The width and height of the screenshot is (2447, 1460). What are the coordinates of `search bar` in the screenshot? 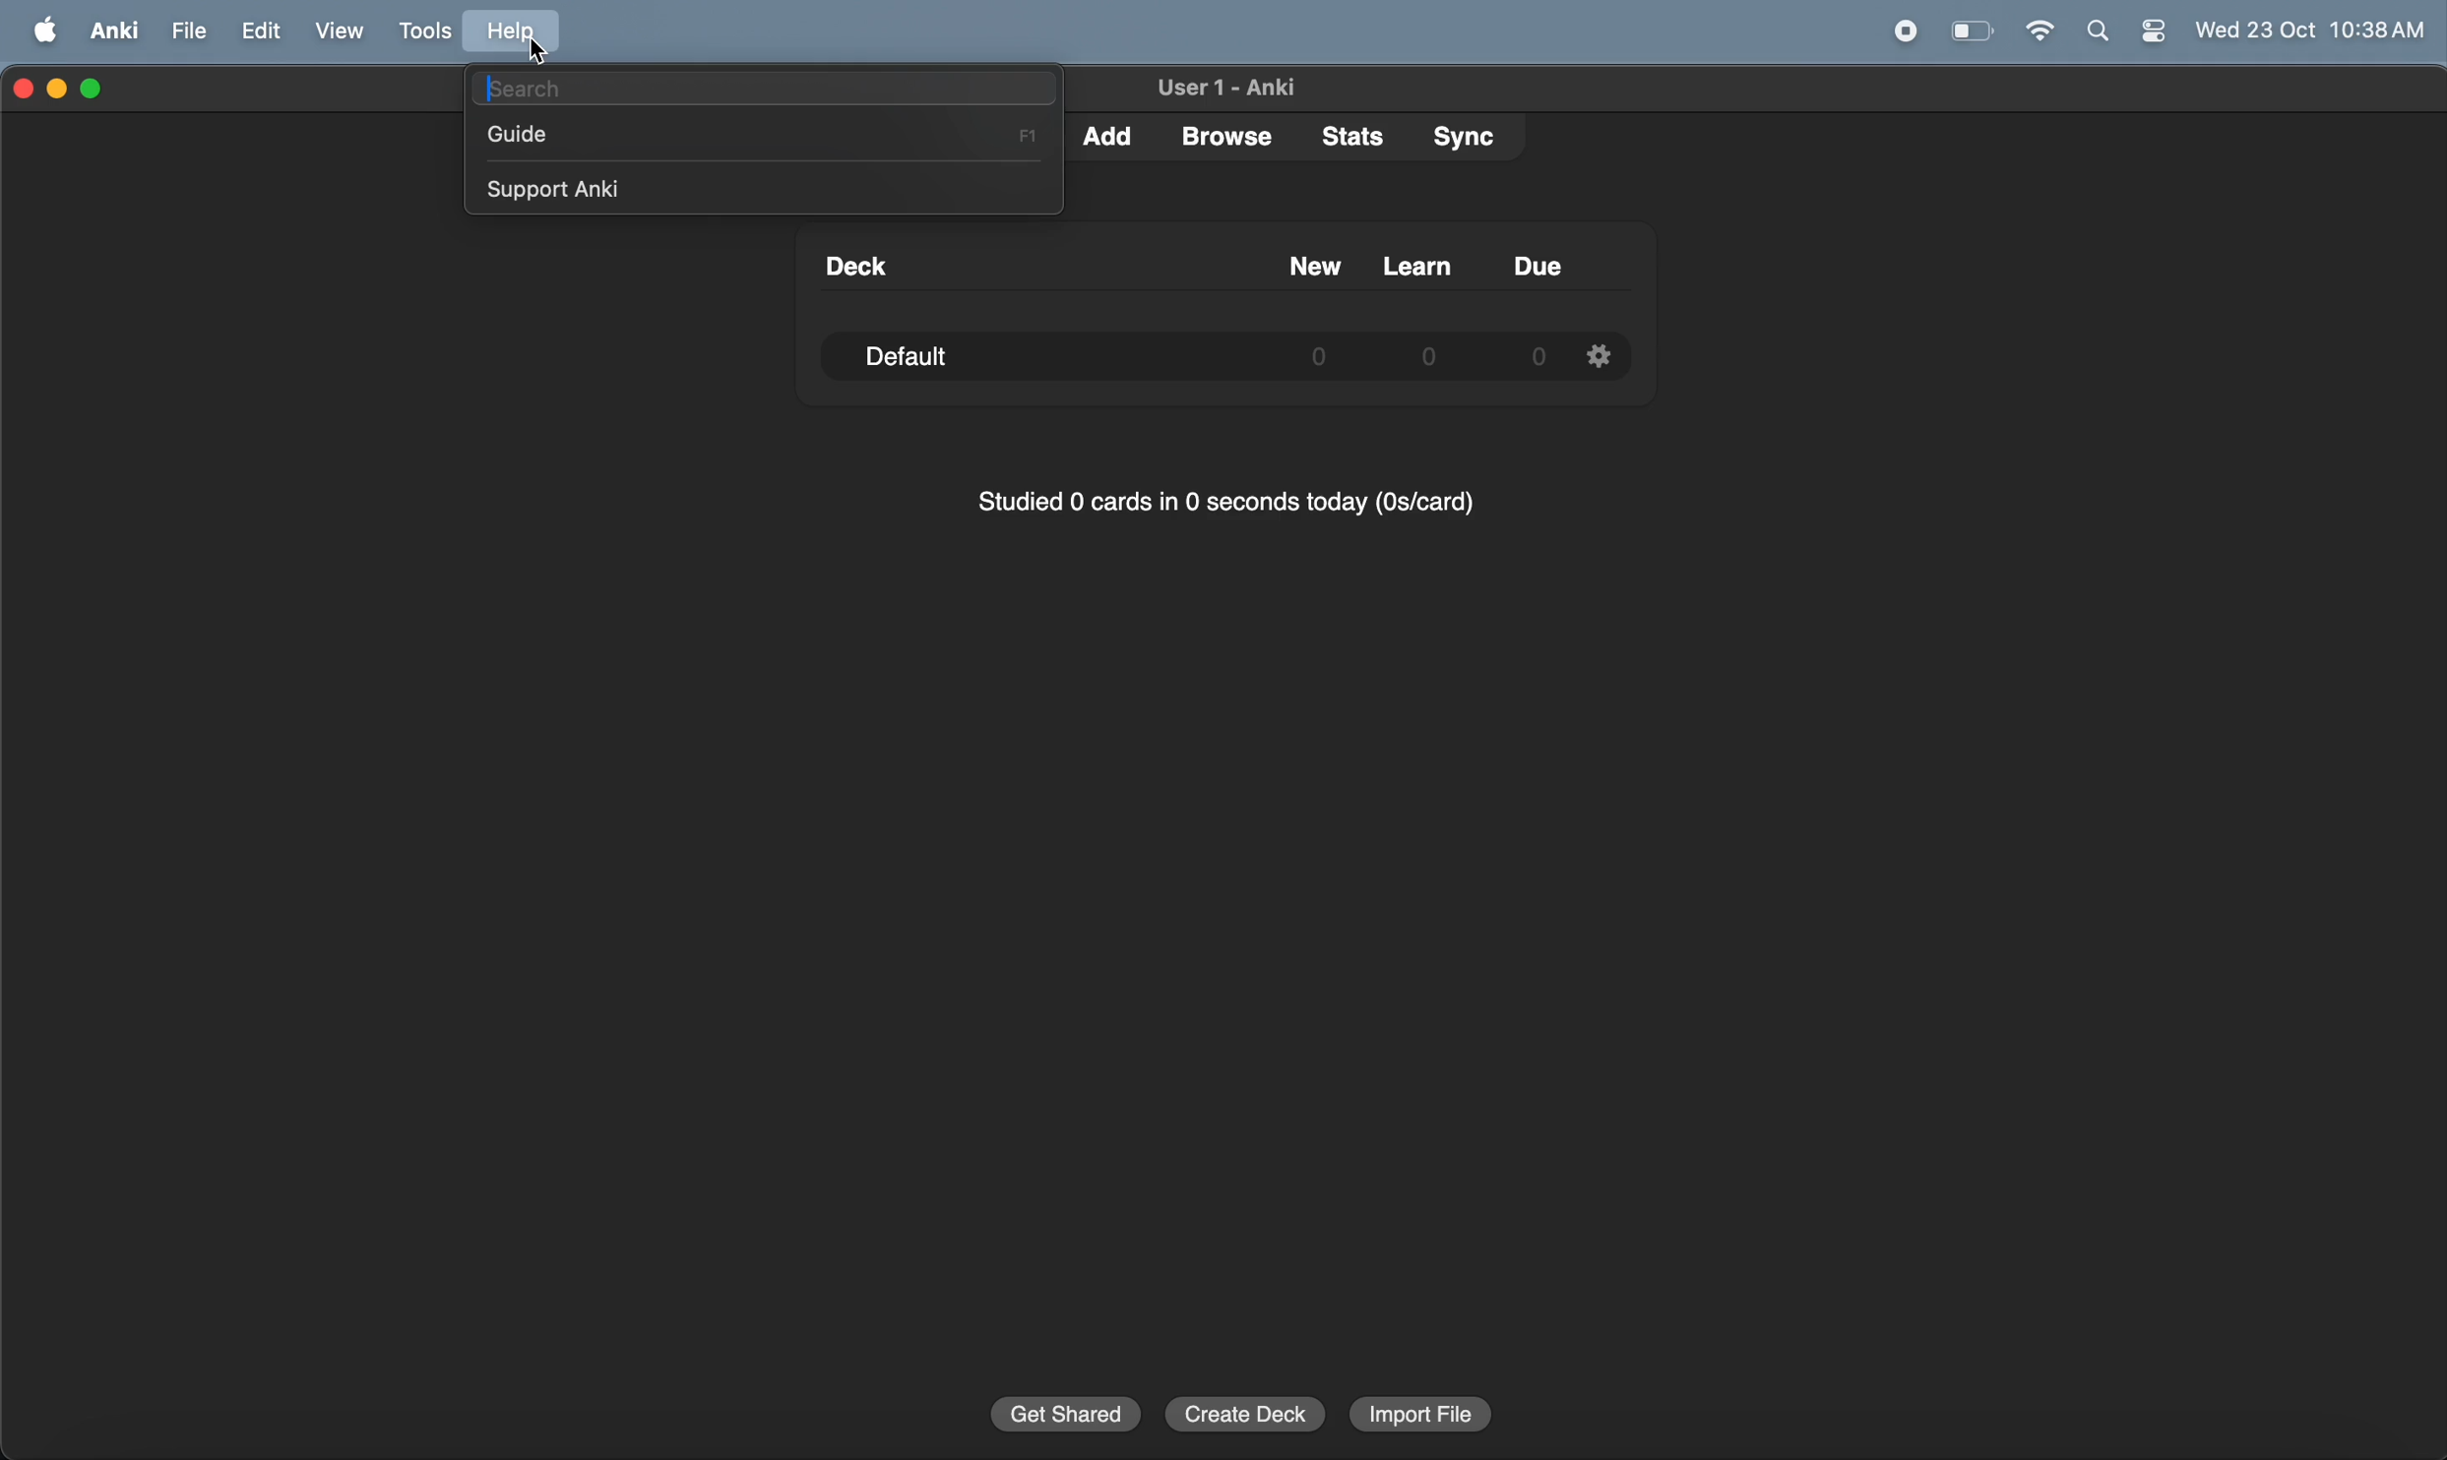 It's located at (764, 88).